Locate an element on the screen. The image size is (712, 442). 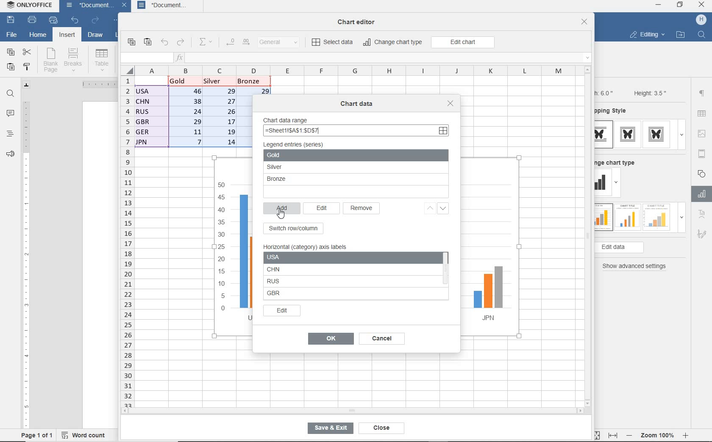
ruler is located at coordinates (95, 84).